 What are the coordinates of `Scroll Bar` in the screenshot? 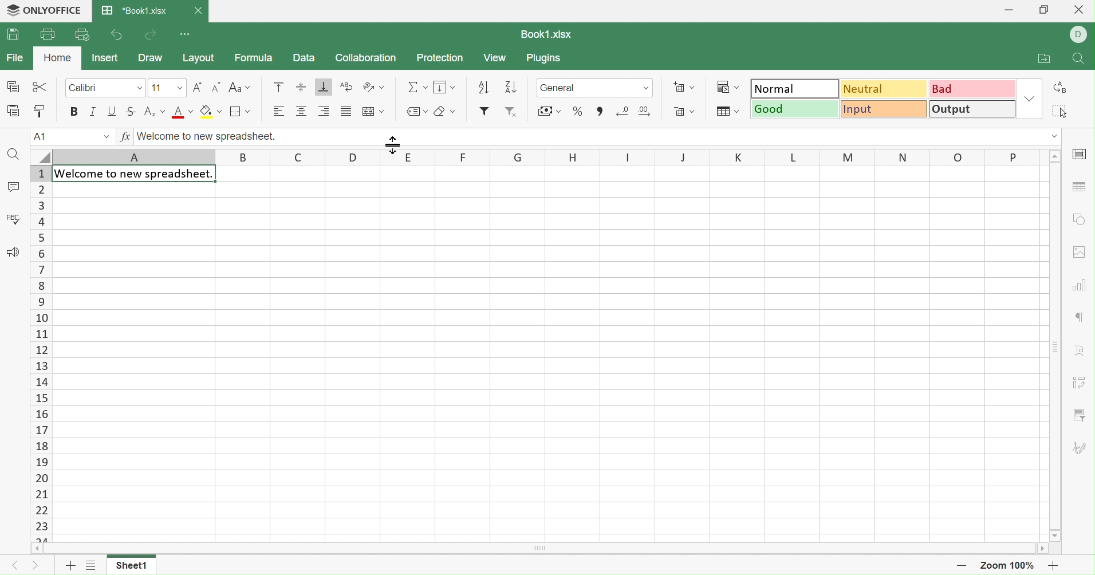 It's located at (1055, 346).